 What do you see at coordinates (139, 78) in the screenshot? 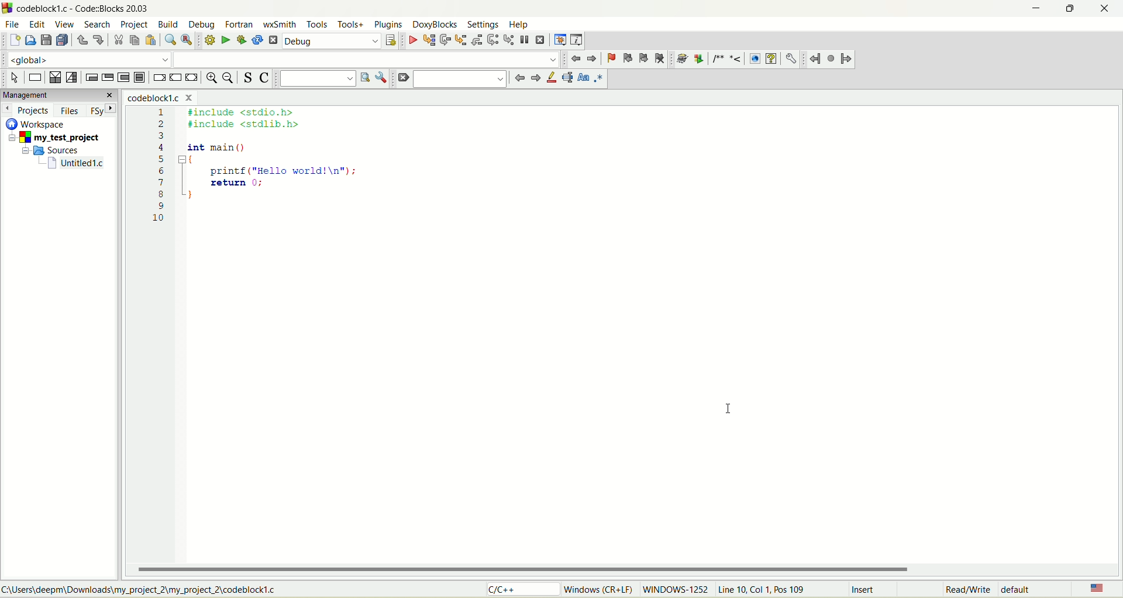
I see `block instruction` at bounding box center [139, 78].